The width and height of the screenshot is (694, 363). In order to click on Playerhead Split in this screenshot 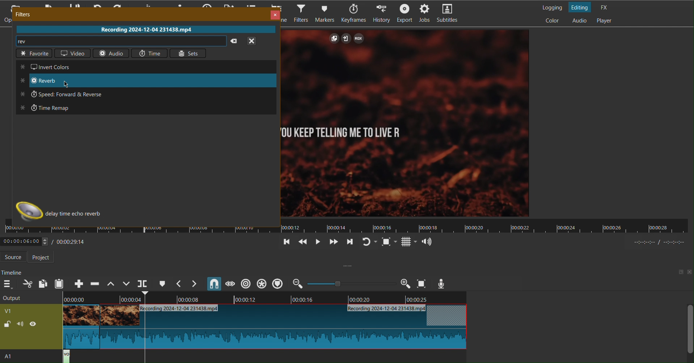, I will do `click(143, 284)`.